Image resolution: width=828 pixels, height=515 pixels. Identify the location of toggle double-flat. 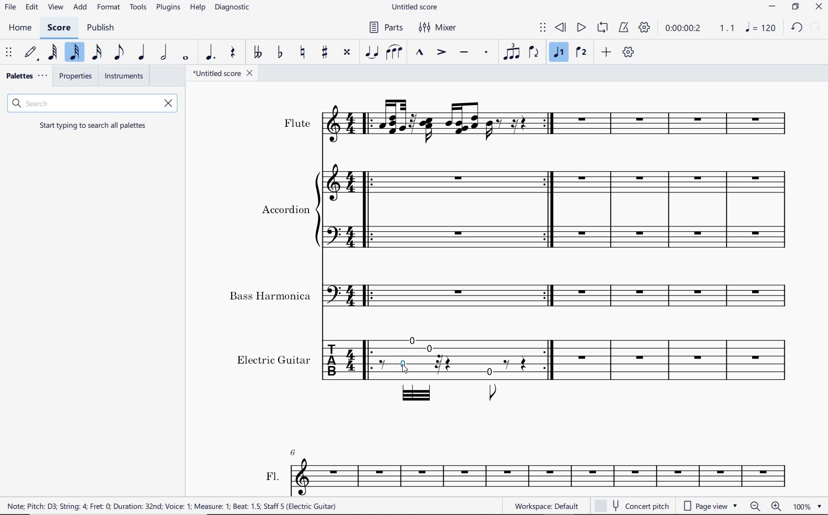
(256, 53).